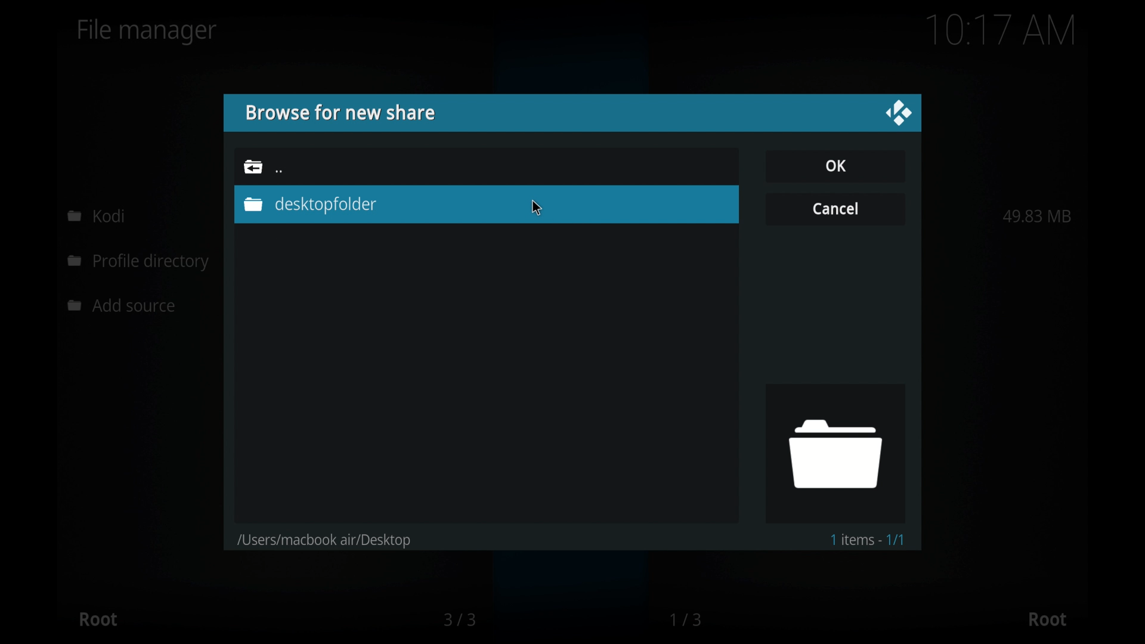 The image size is (1145, 644). I want to click on ok, so click(835, 165).